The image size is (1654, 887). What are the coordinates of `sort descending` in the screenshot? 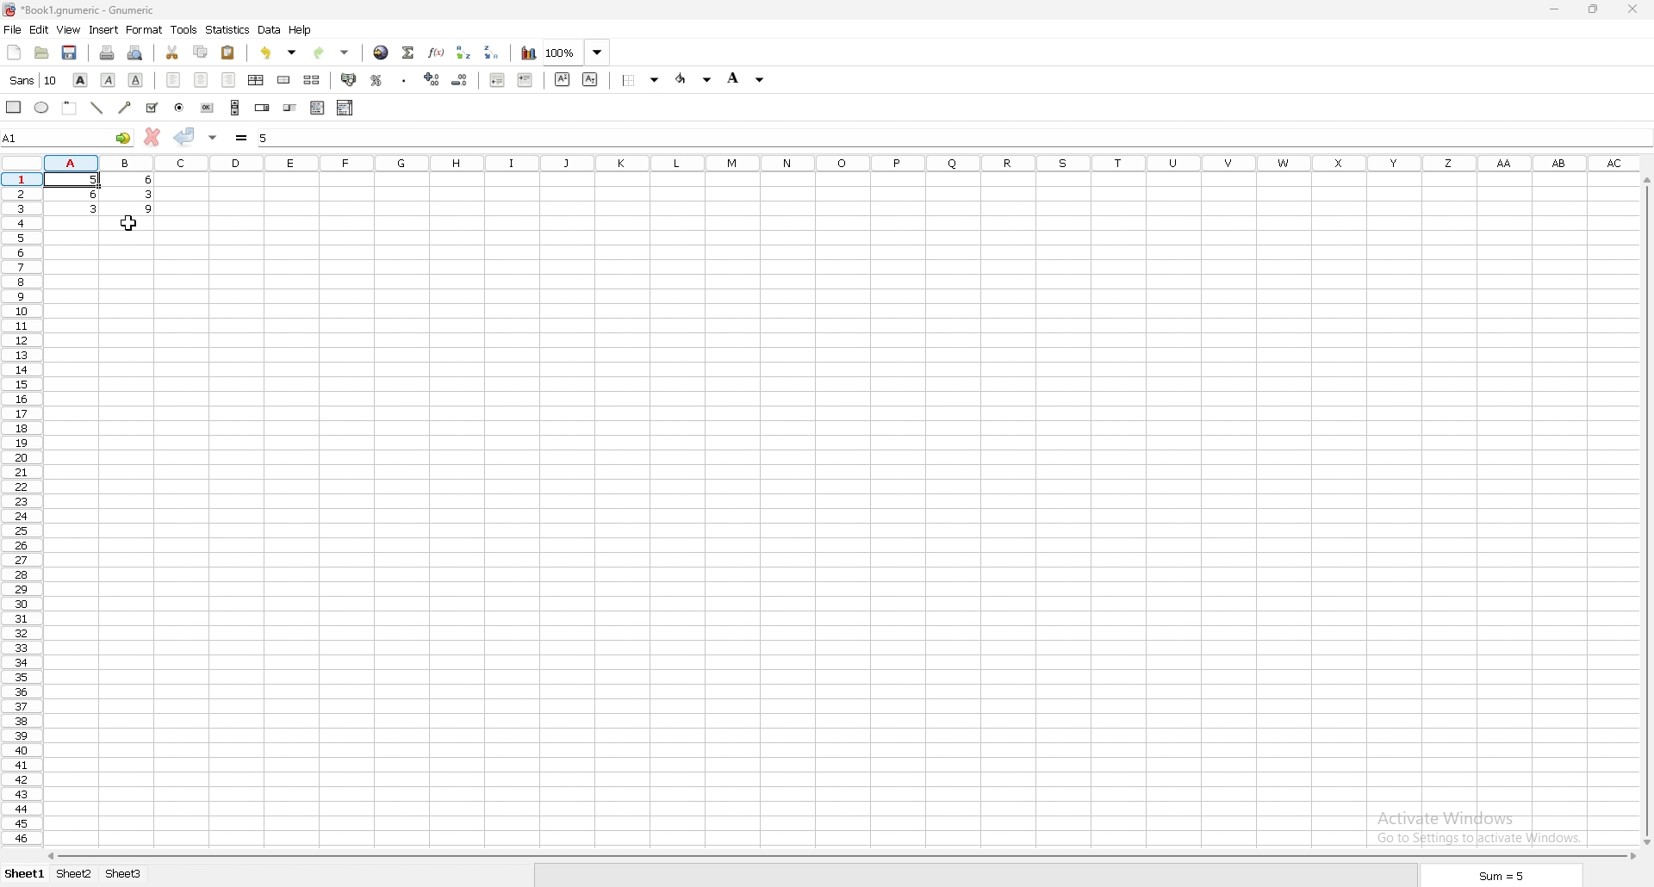 It's located at (492, 52).